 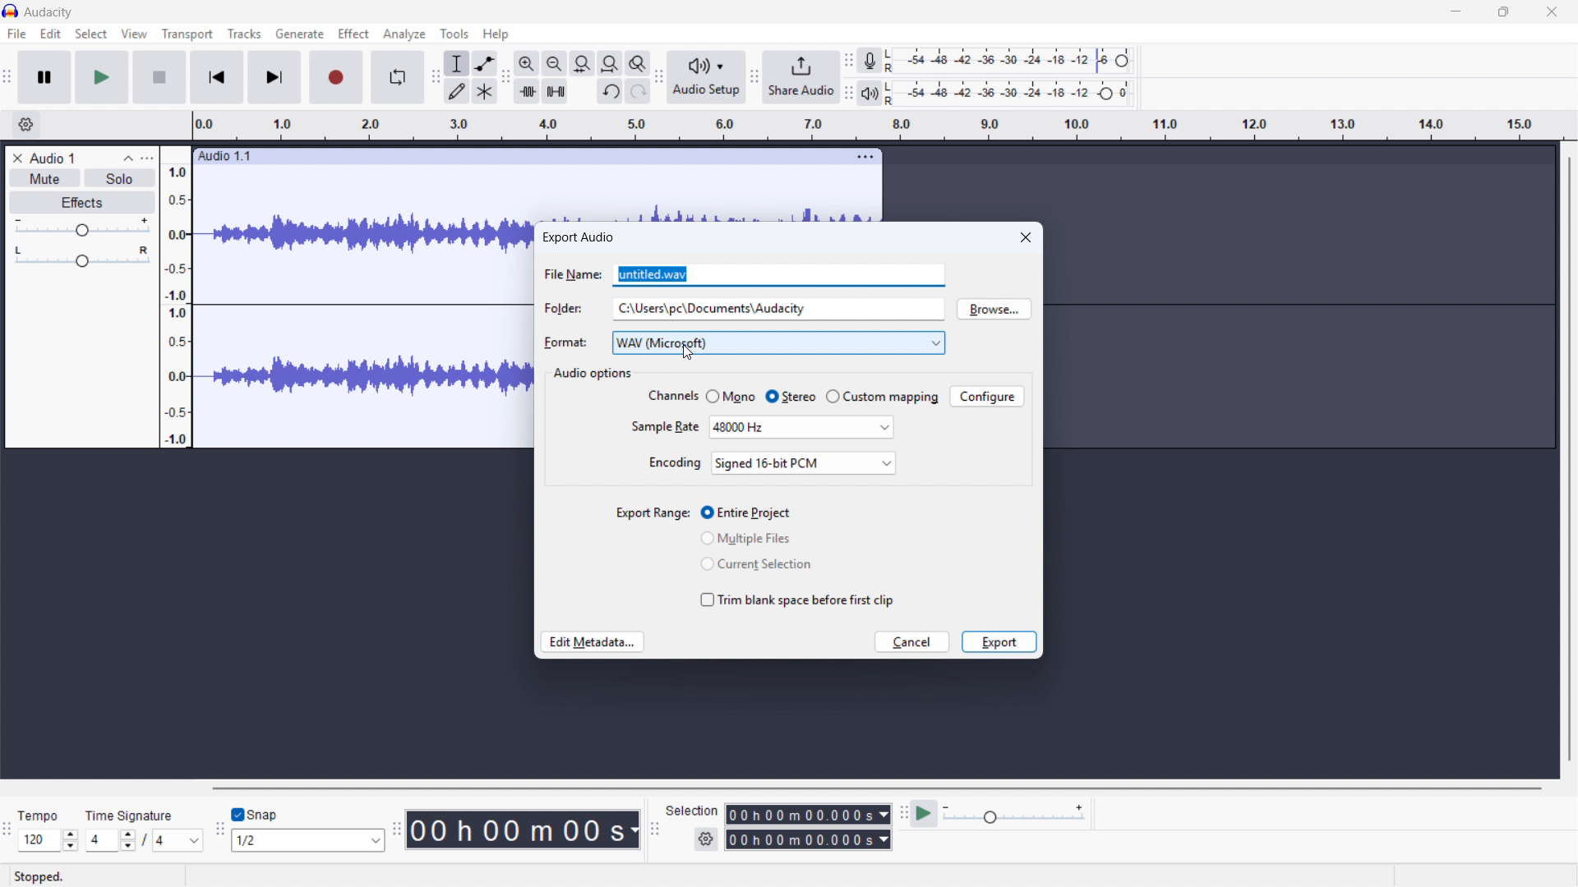 What do you see at coordinates (902, 814) in the screenshot?
I see `Play at speed toolbar` at bounding box center [902, 814].